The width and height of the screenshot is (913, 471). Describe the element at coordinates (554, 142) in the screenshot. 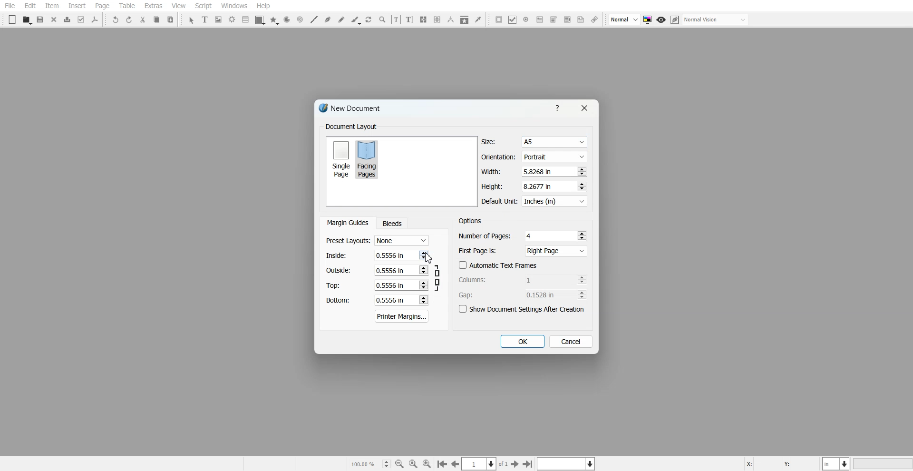

I see `A5` at that location.